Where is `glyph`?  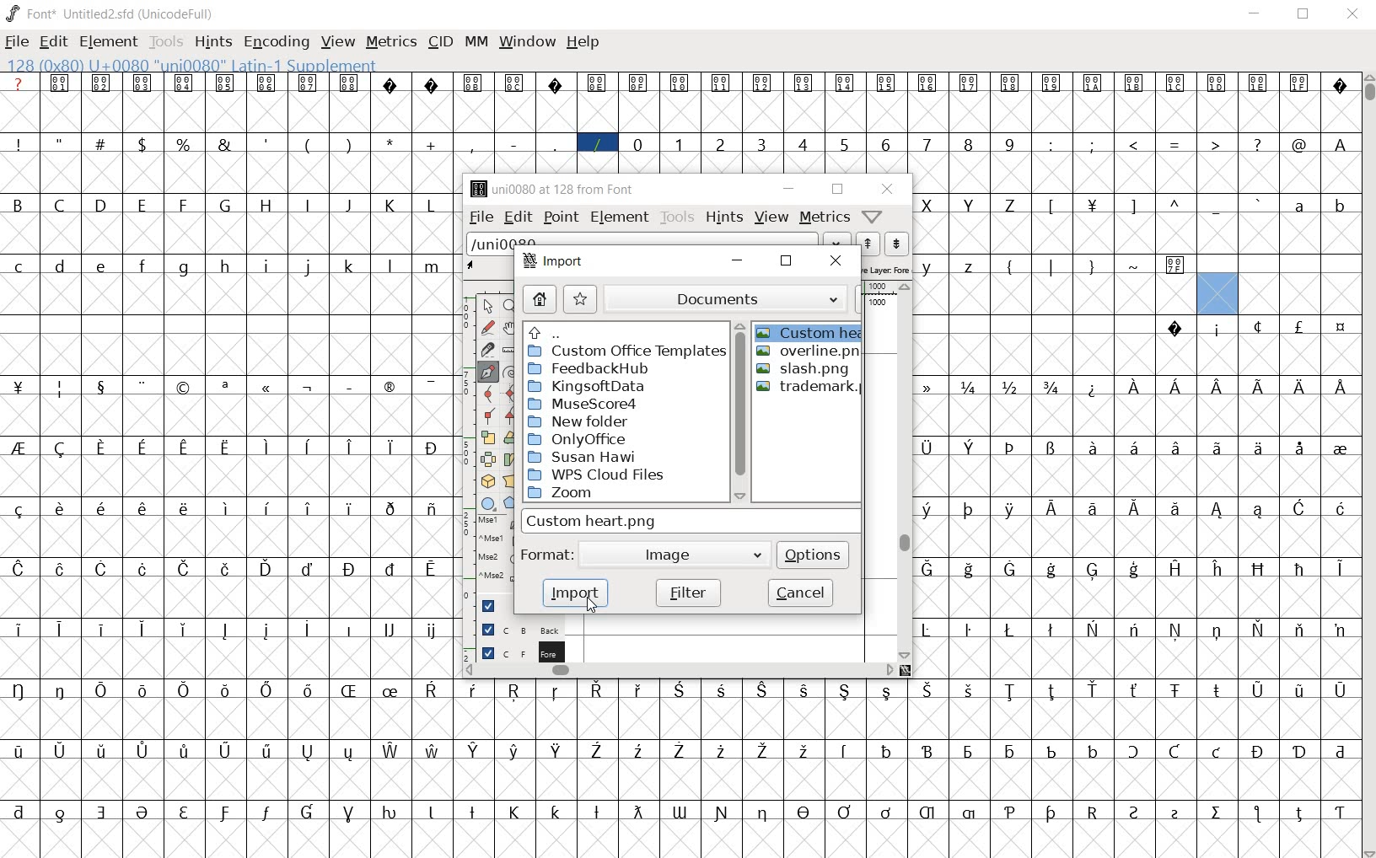
glyph is located at coordinates (351, 266).